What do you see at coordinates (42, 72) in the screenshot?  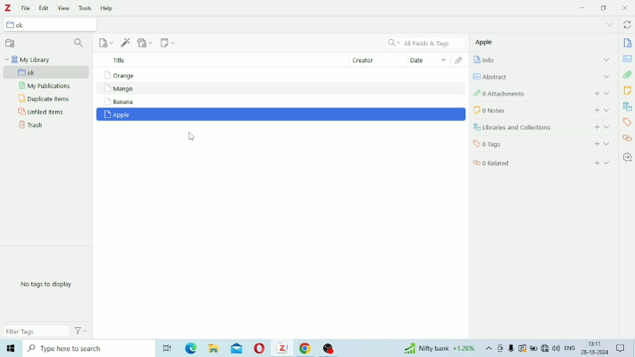 I see `ok` at bounding box center [42, 72].